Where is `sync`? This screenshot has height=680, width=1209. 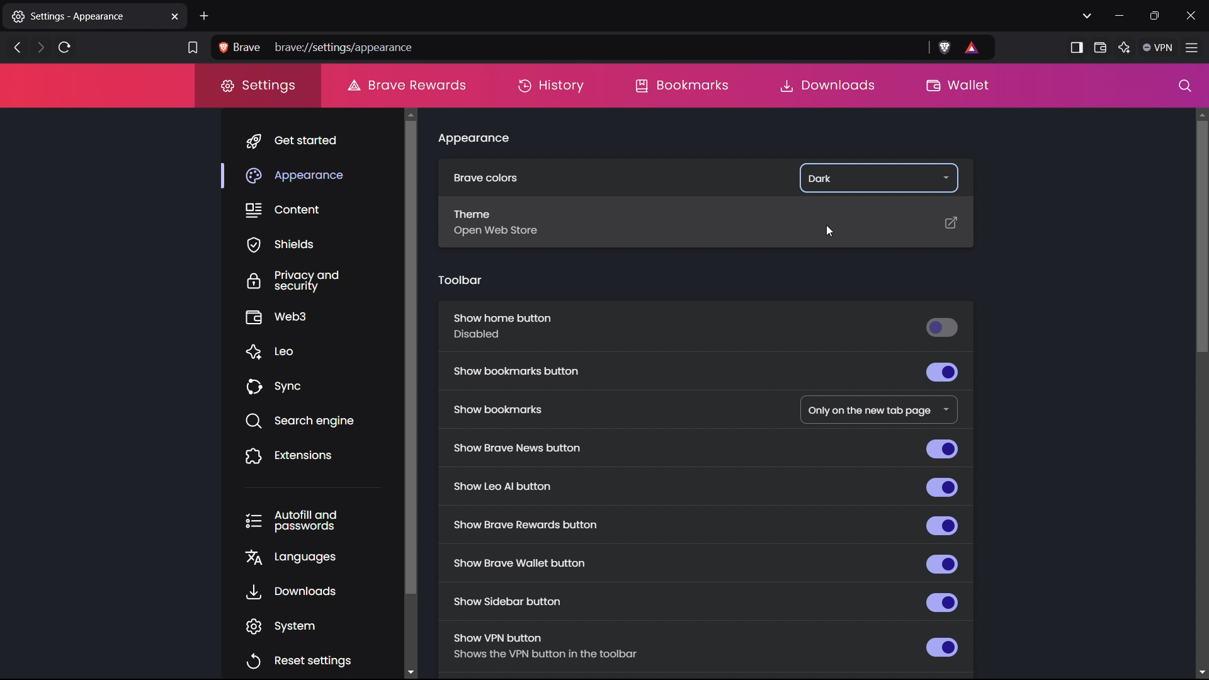
sync is located at coordinates (319, 386).